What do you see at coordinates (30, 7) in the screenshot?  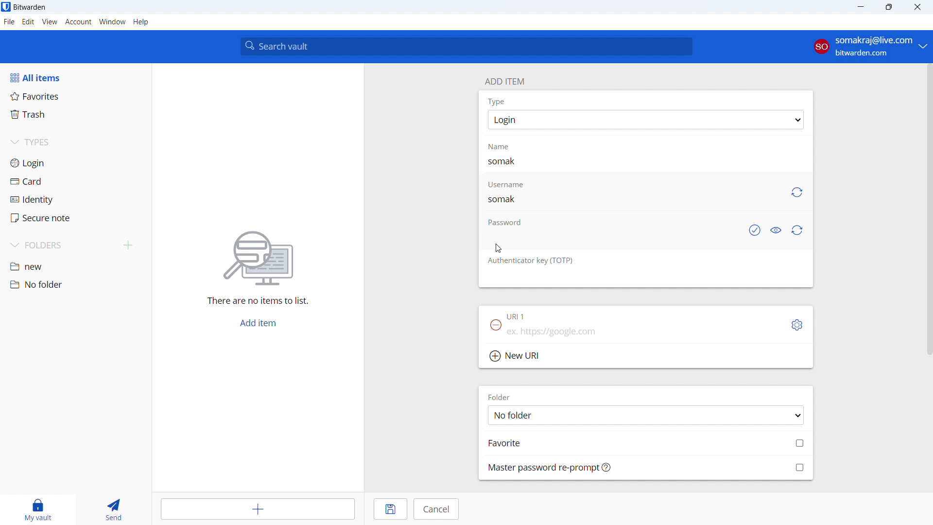 I see `title` at bounding box center [30, 7].